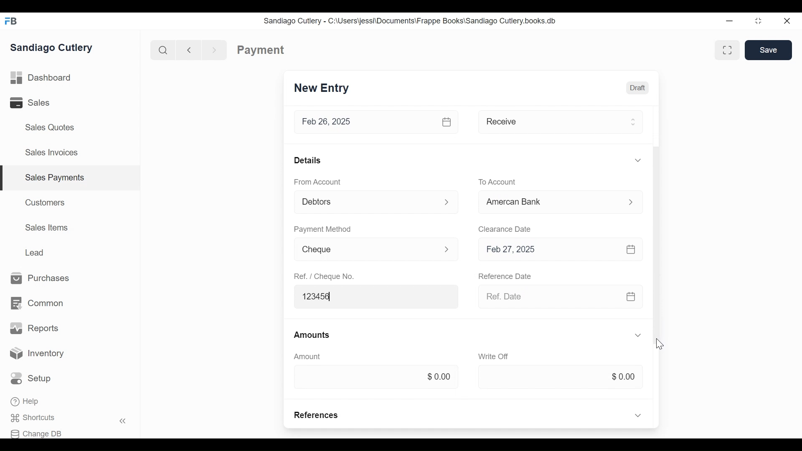 The width and height of the screenshot is (802, 451). What do you see at coordinates (365, 201) in the screenshot?
I see `Debtors` at bounding box center [365, 201].